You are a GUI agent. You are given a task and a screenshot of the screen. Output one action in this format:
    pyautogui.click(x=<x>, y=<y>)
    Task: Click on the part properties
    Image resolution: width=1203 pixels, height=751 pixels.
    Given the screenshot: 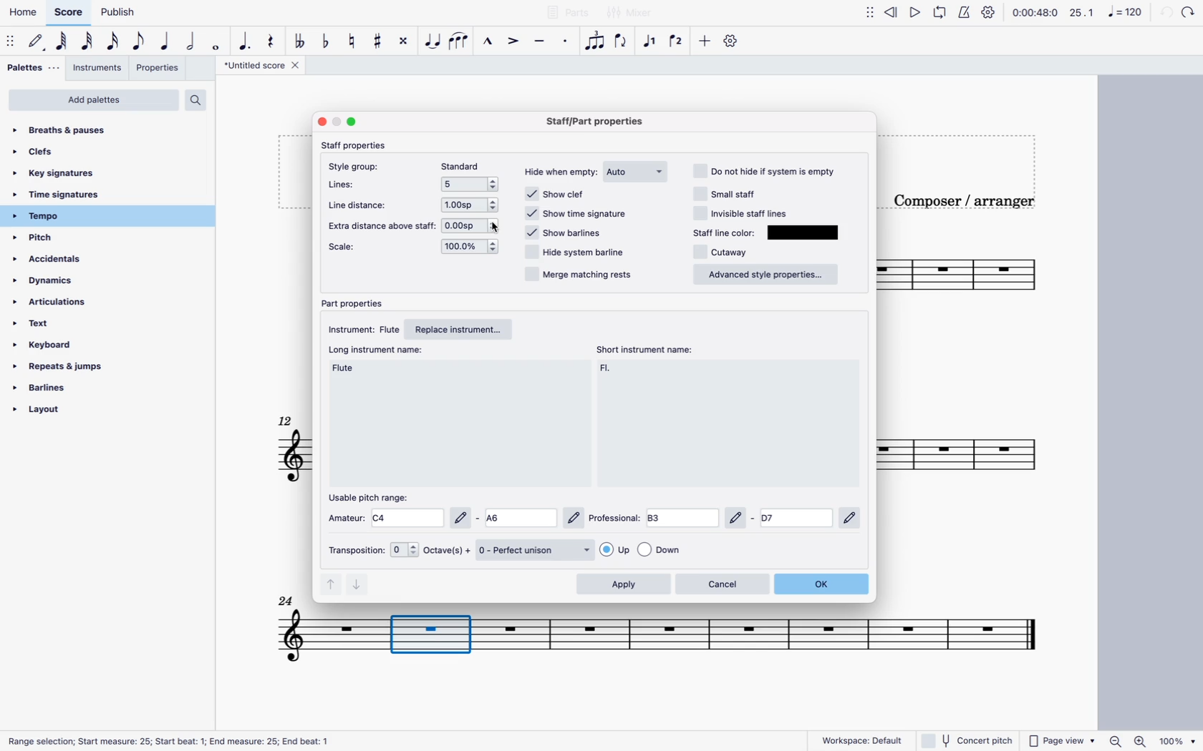 What is the action you would take?
    pyautogui.click(x=355, y=303)
    